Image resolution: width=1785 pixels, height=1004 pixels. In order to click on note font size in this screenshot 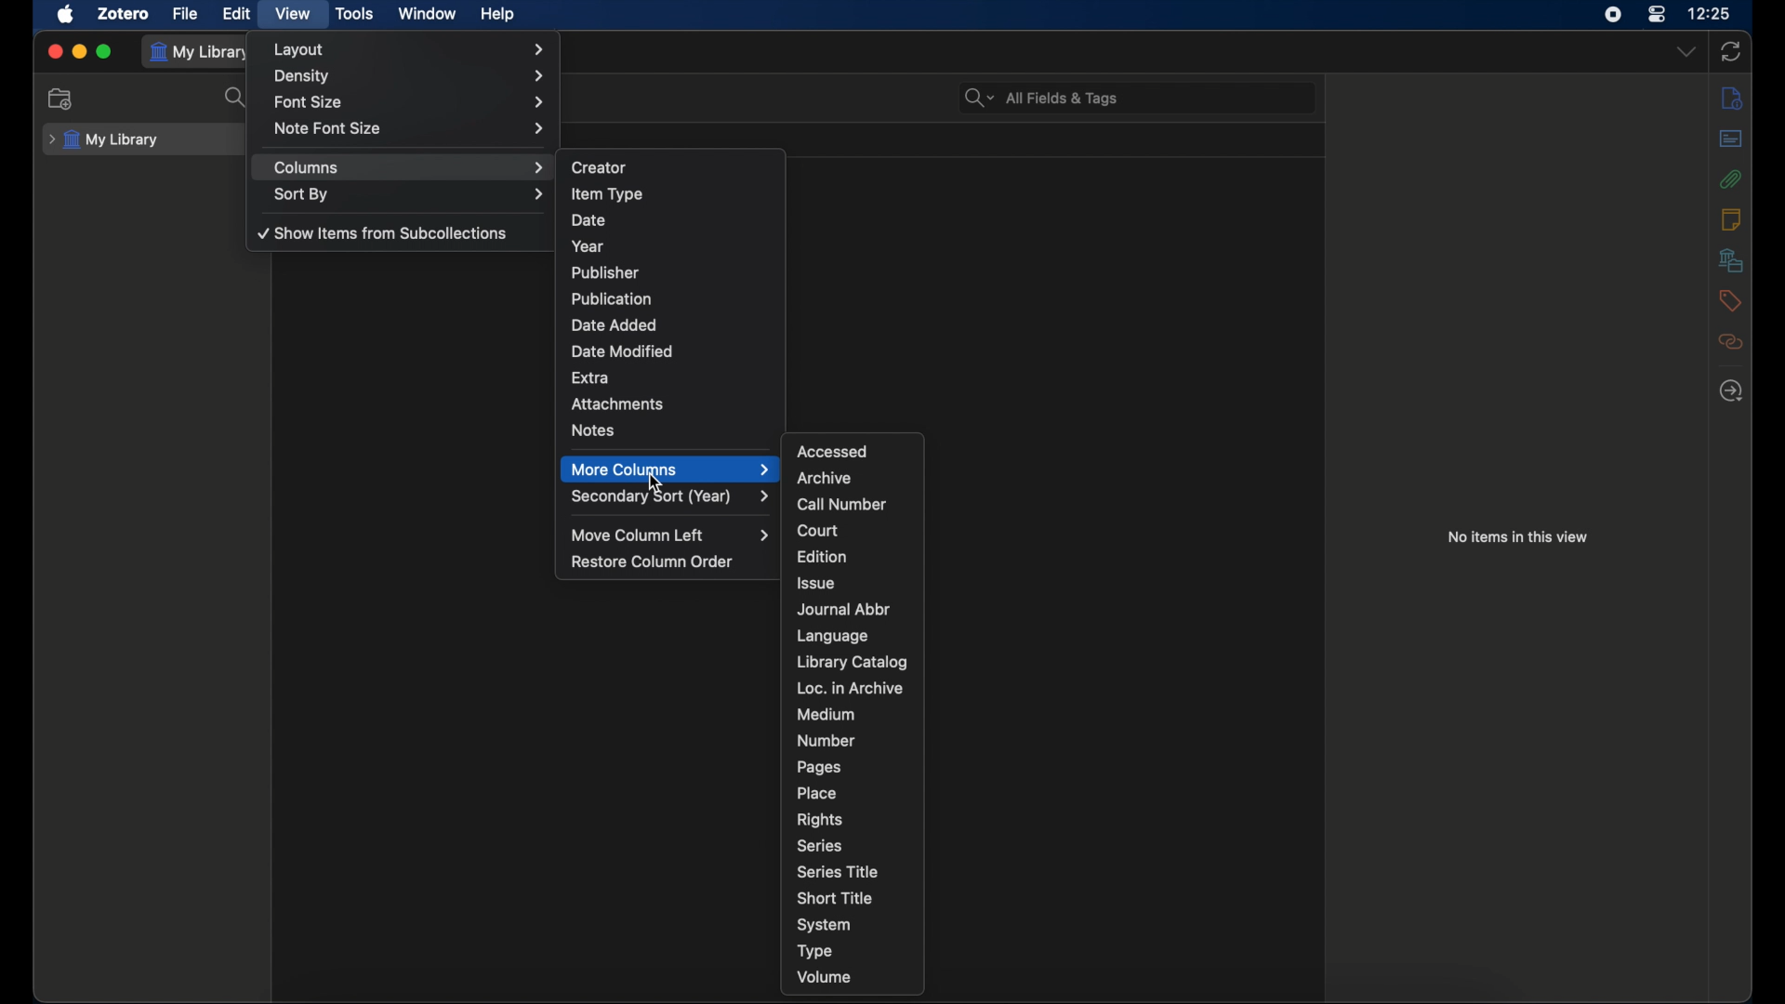, I will do `click(409, 129)`.